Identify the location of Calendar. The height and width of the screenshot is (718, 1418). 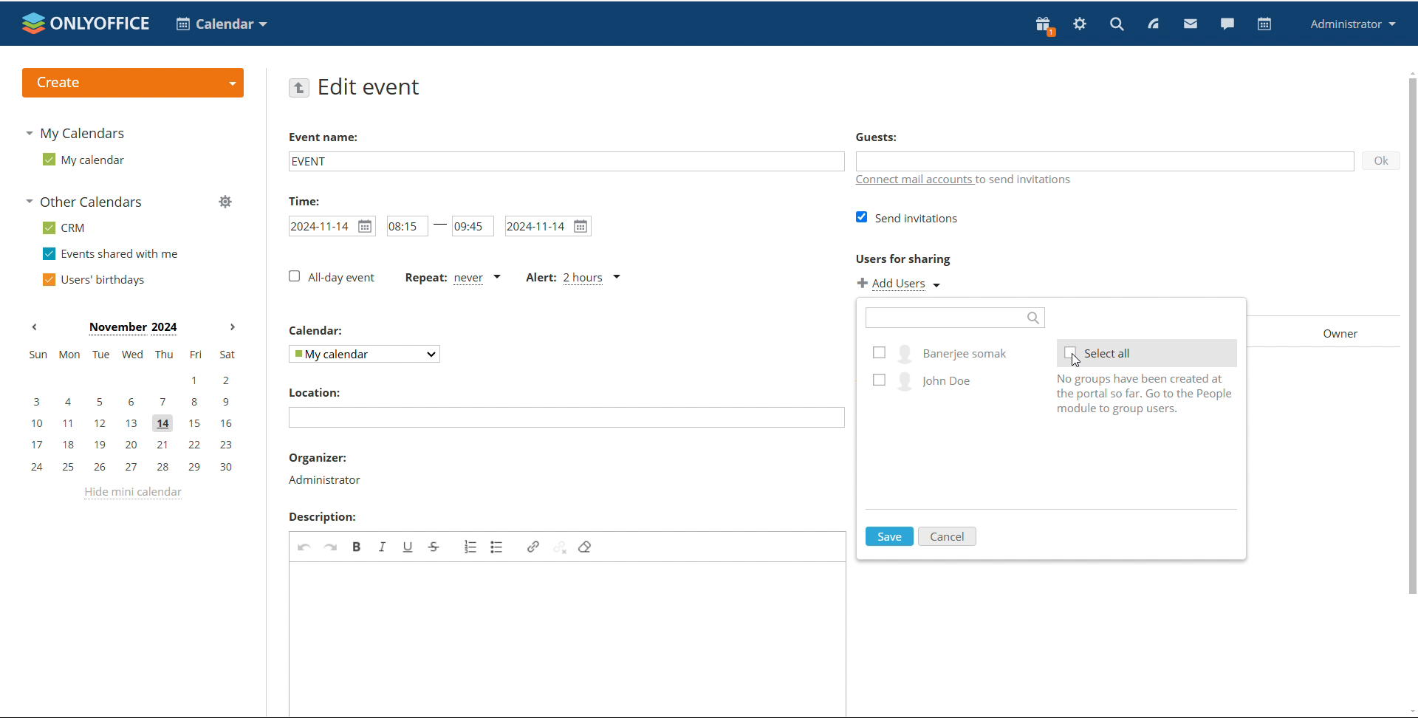
(318, 329).